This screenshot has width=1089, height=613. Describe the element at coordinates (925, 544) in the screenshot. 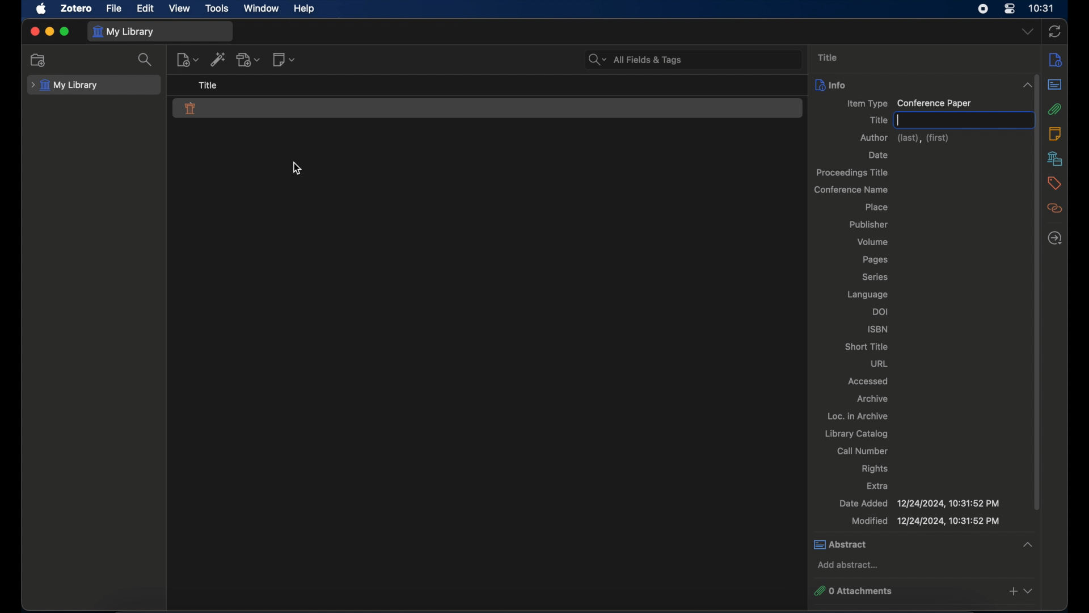

I see `abstract` at that location.